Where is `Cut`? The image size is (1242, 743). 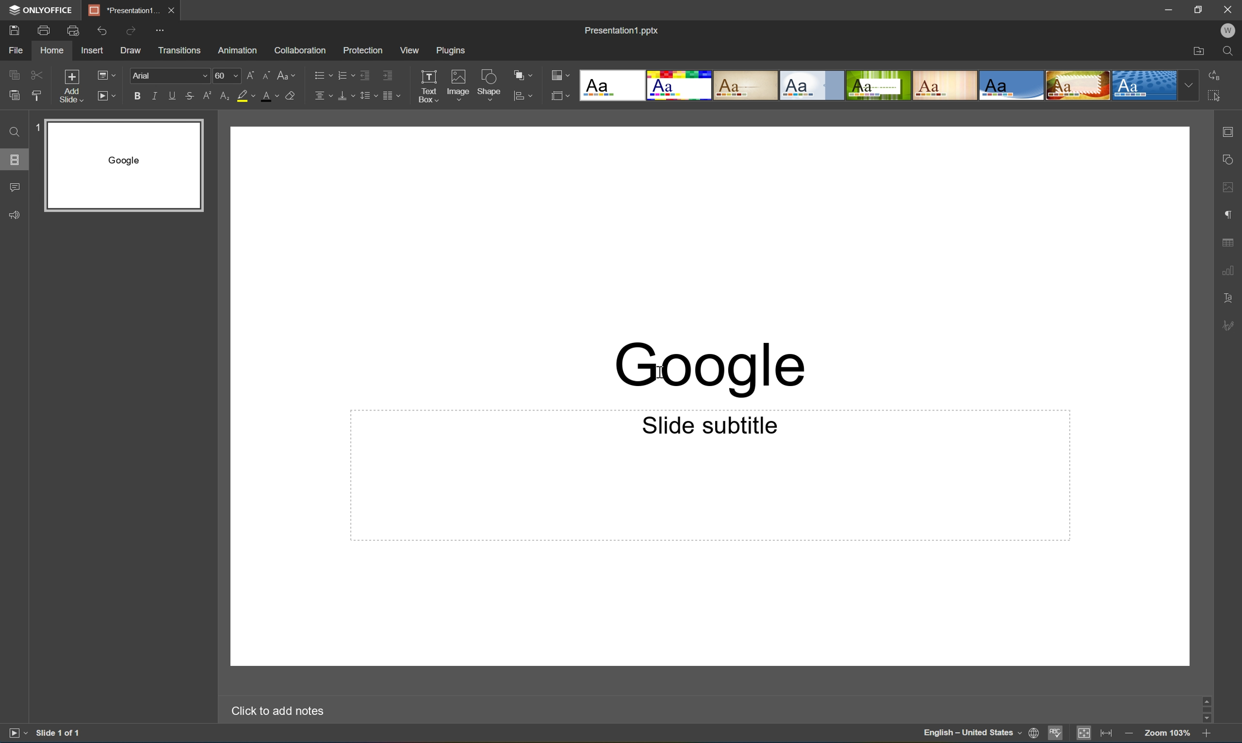 Cut is located at coordinates (40, 74).